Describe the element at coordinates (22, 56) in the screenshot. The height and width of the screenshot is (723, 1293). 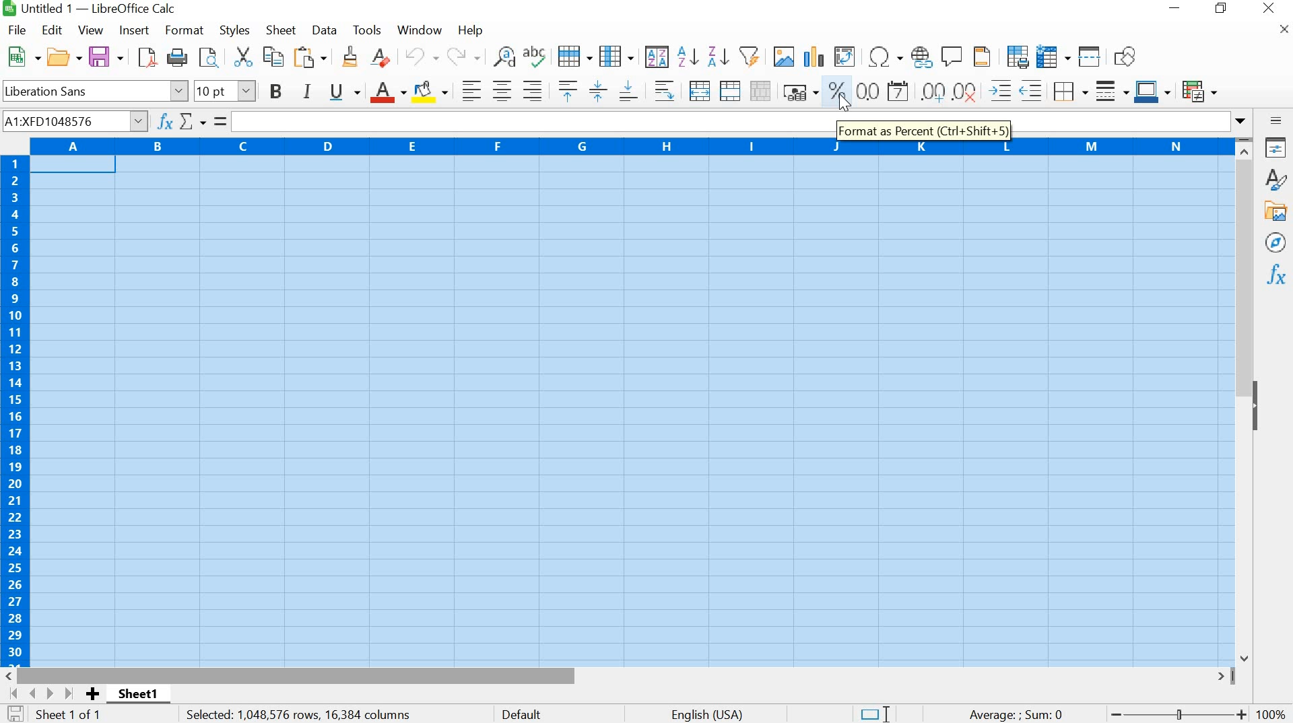
I see `NEW` at that location.